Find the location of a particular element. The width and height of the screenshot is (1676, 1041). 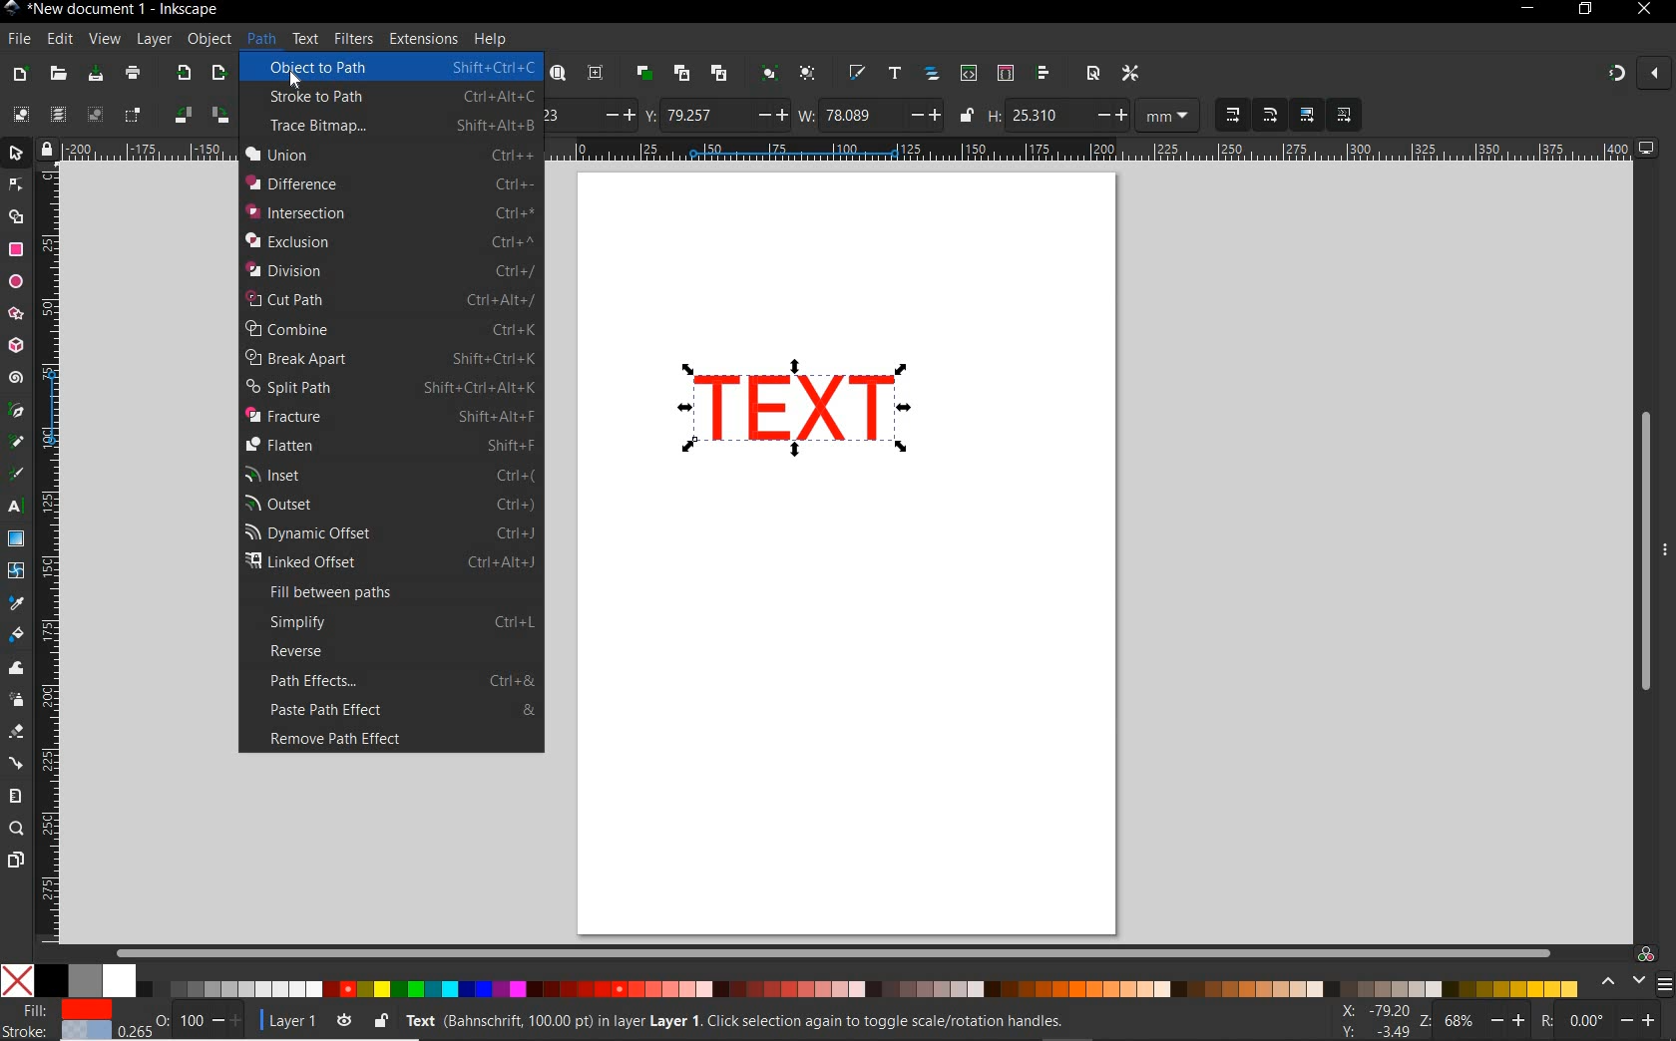

TOGGLE CURRENT LAYER VISIBILITY is located at coordinates (344, 1021).